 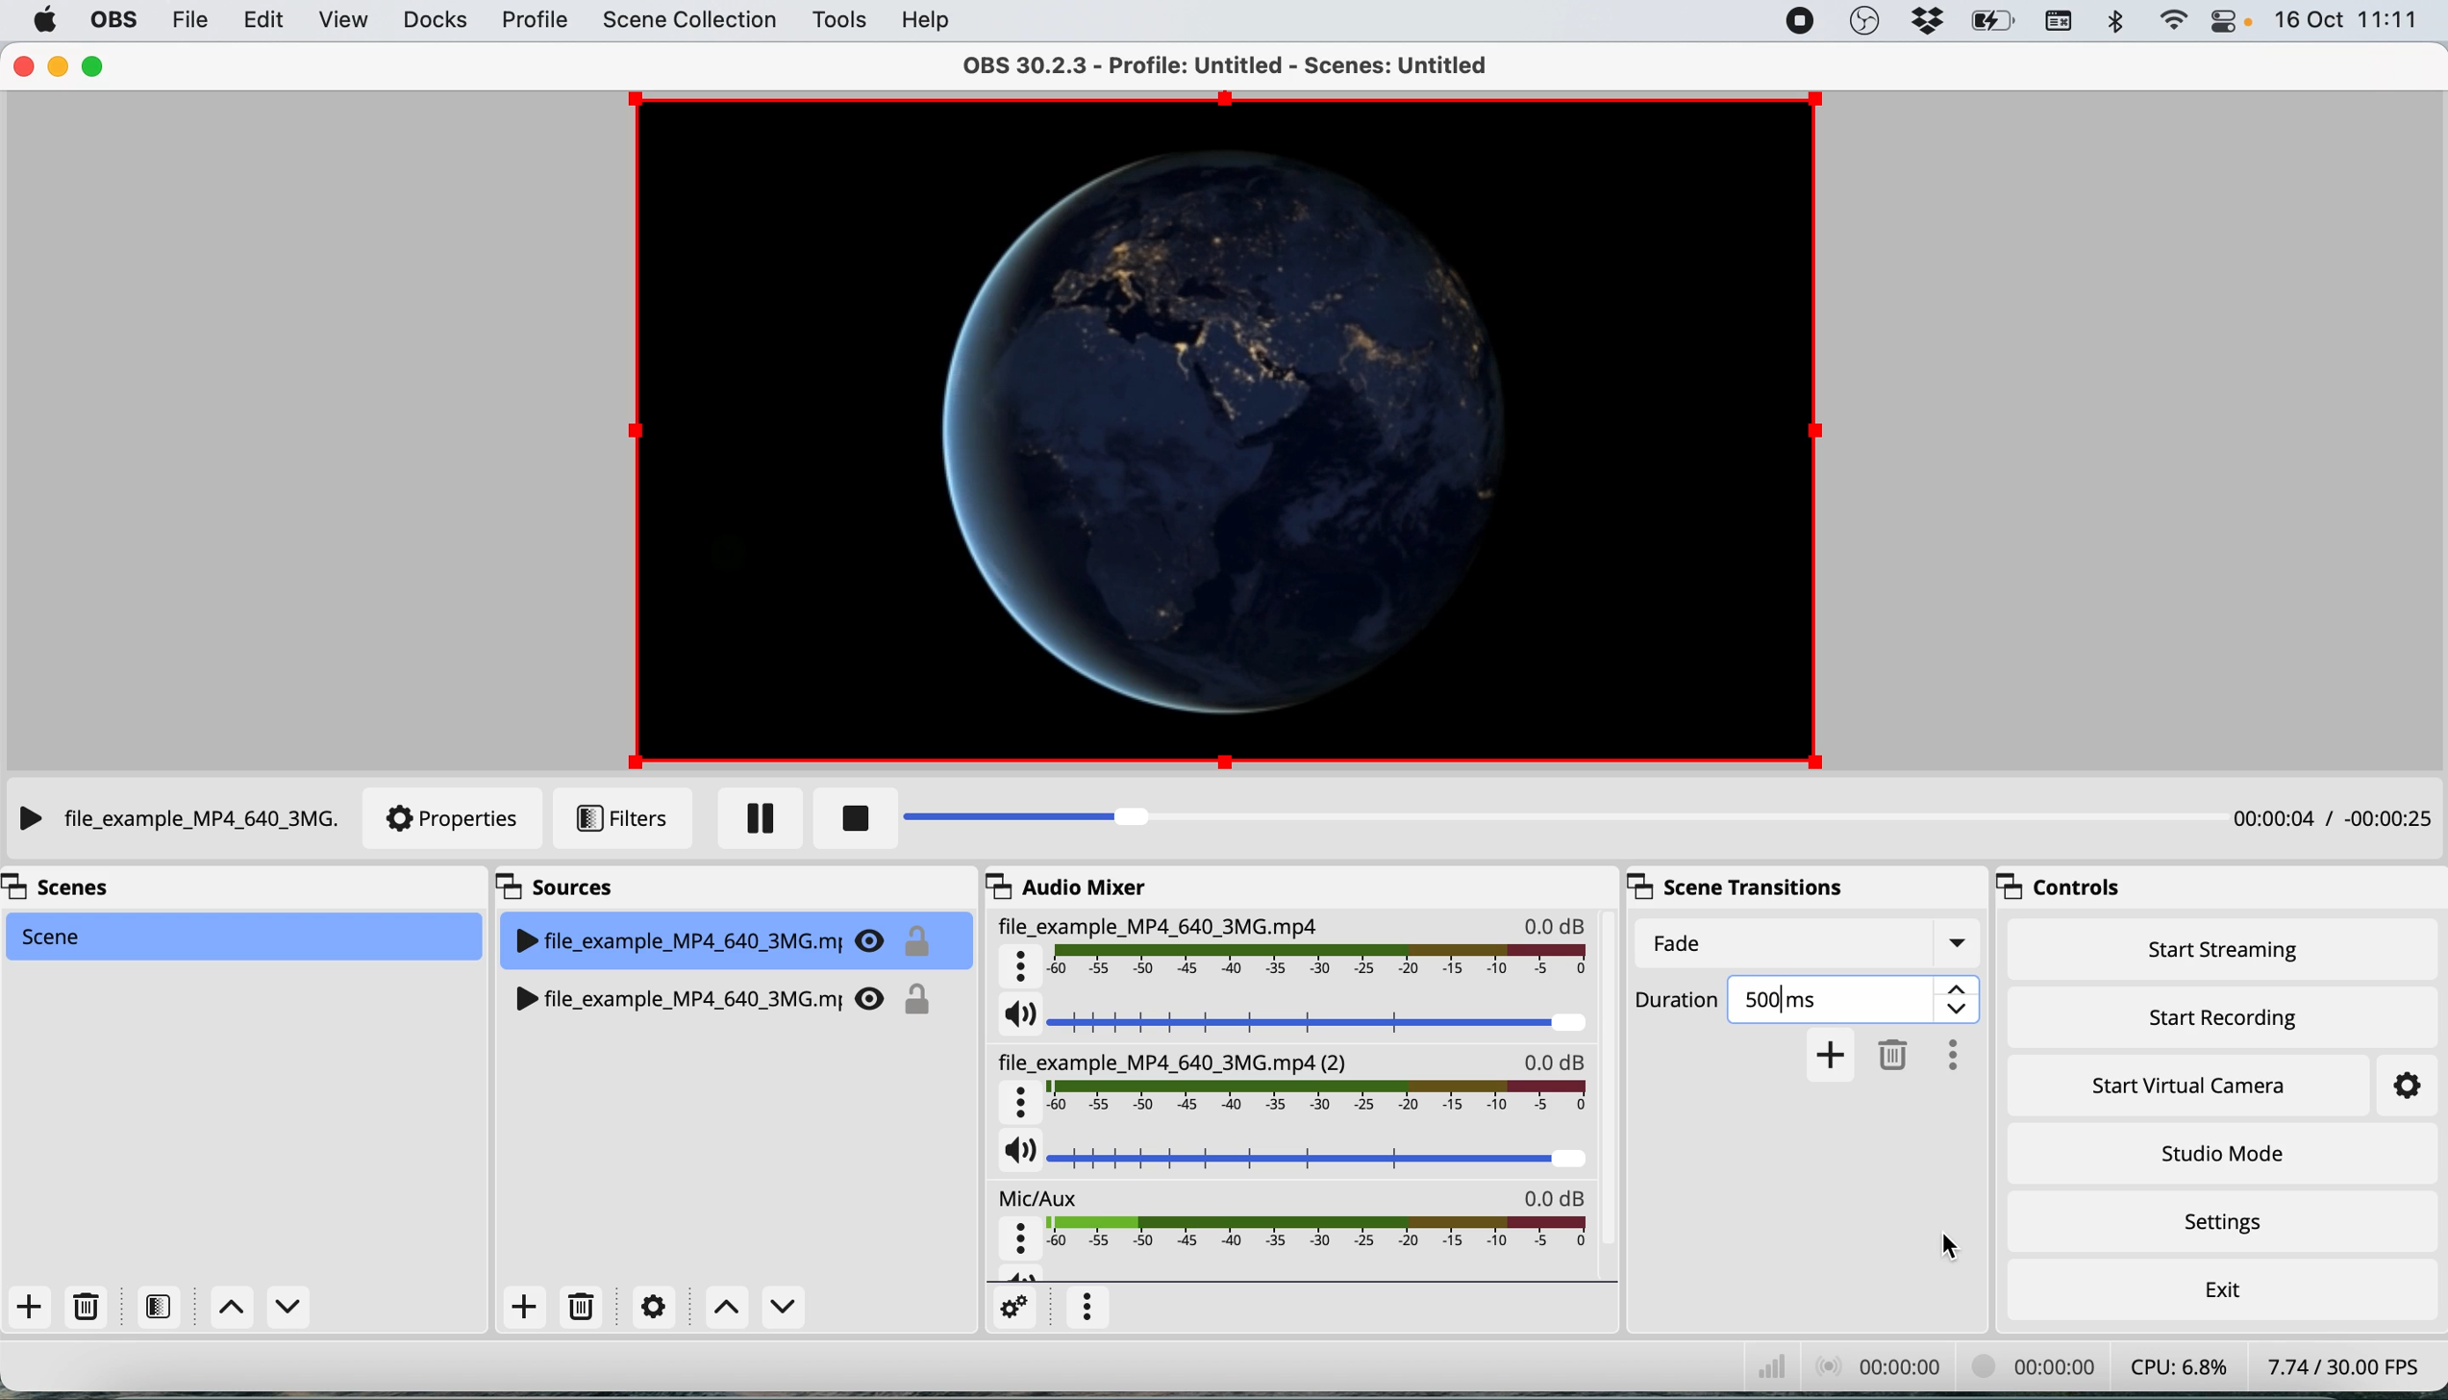 I want to click on source audio volume, so click(x=1293, y=1153).